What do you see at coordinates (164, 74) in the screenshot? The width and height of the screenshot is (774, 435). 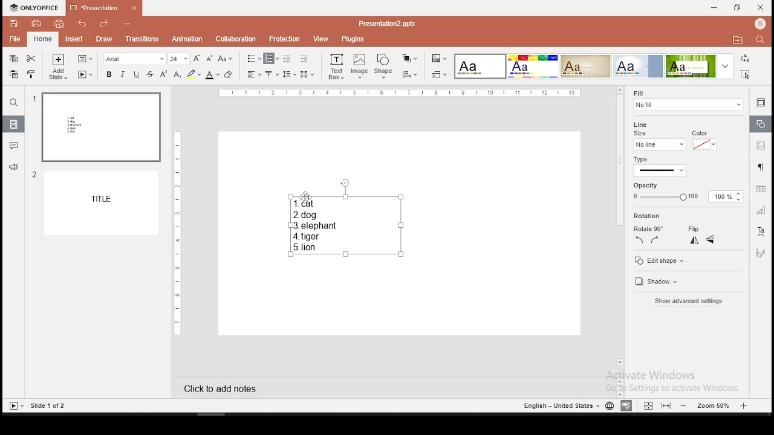 I see `superscript` at bounding box center [164, 74].